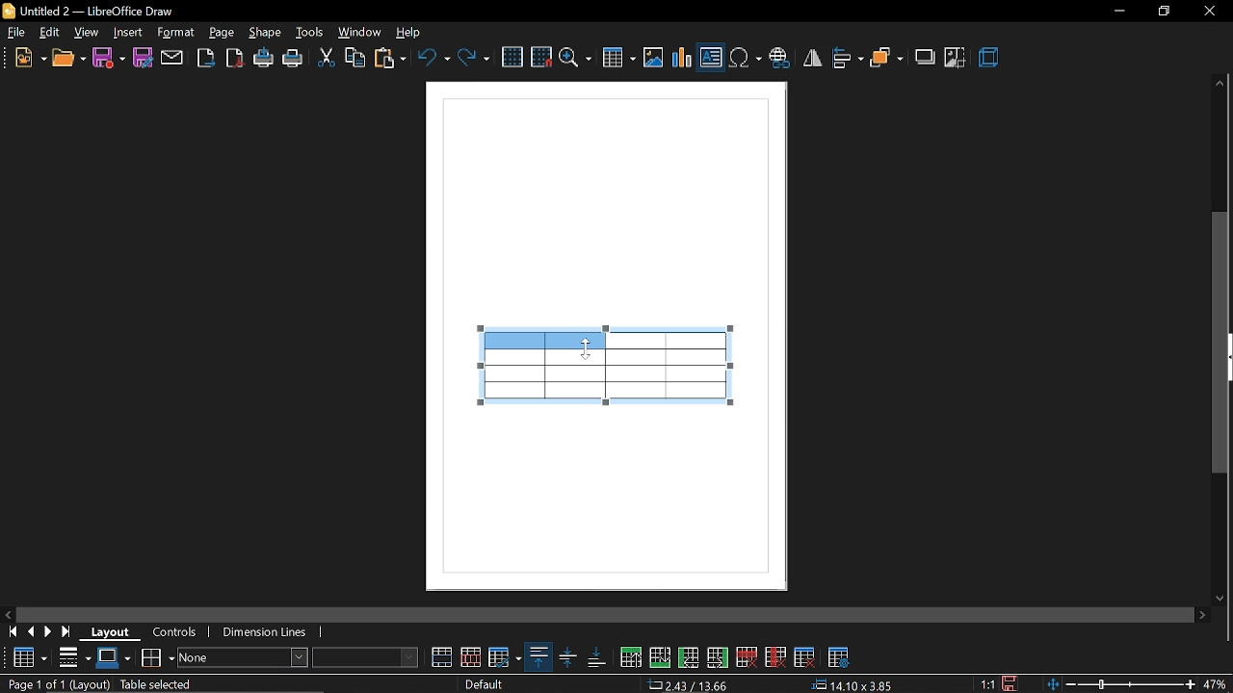  Describe the element at coordinates (747, 656) in the screenshot. I see `delete row` at that location.